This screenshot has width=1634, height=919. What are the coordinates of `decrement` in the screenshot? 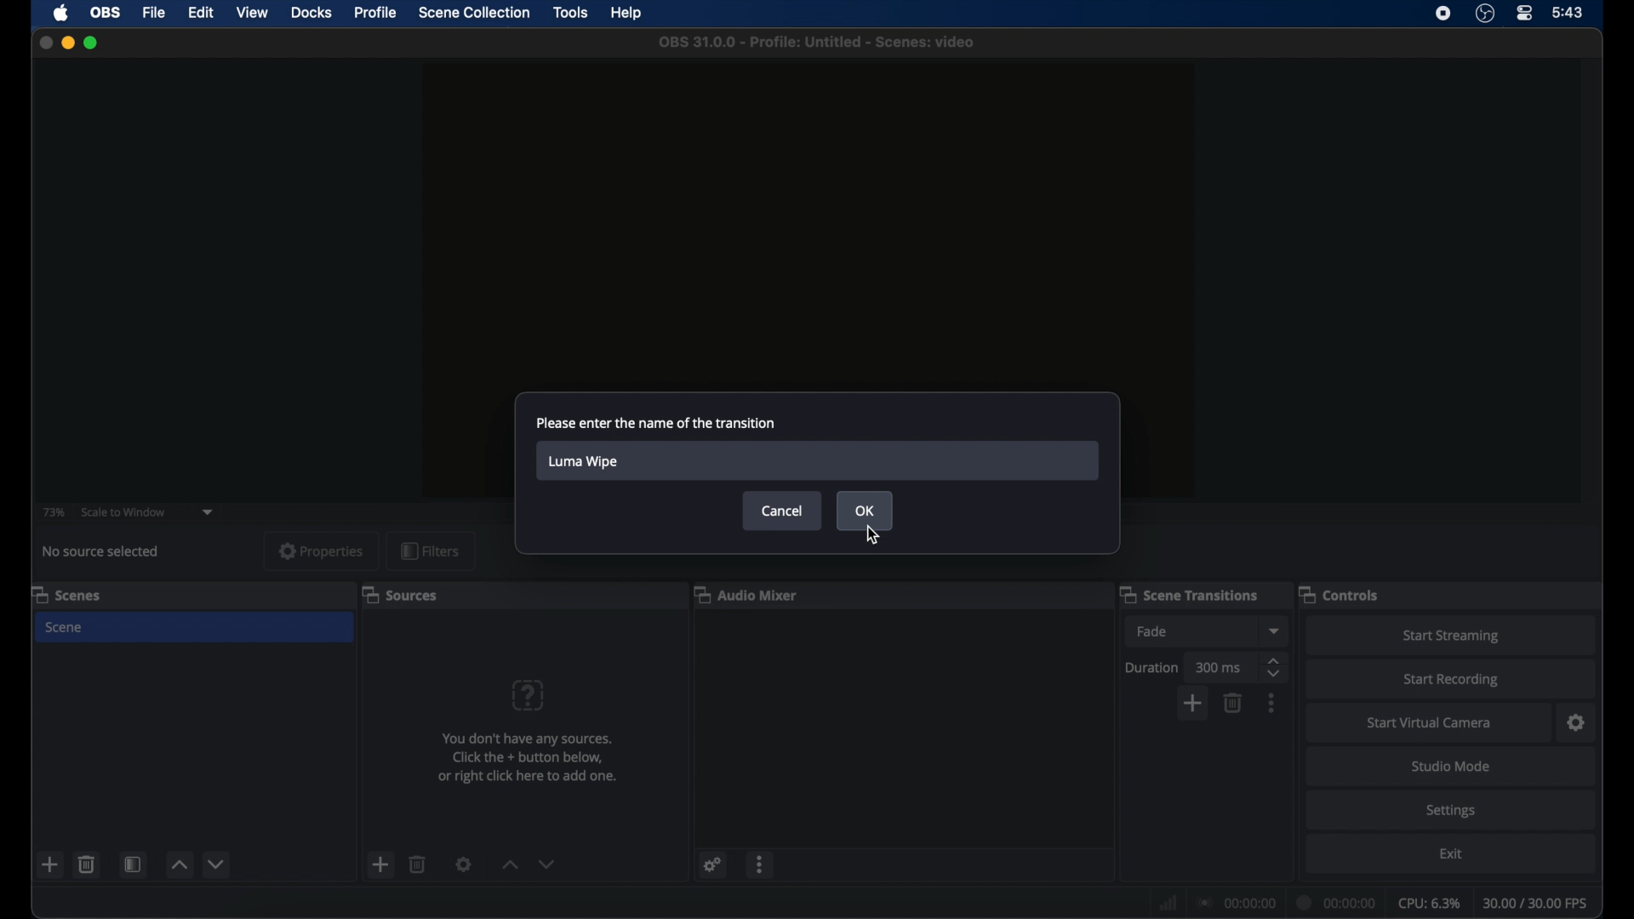 It's located at (550, 865).